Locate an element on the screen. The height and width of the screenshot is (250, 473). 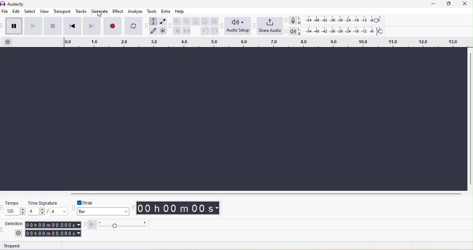
edit is located at coordinates (16, 12).